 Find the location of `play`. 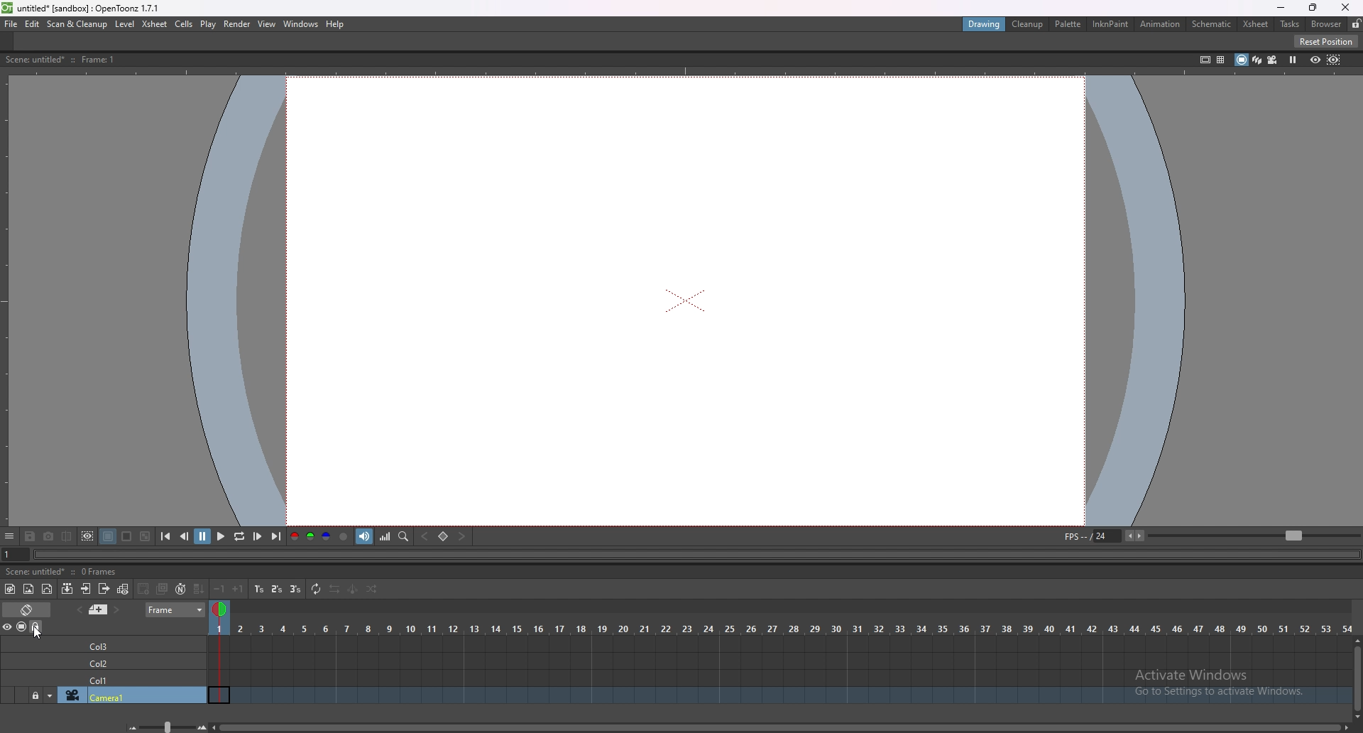

play is located at coordinates (220, 537).